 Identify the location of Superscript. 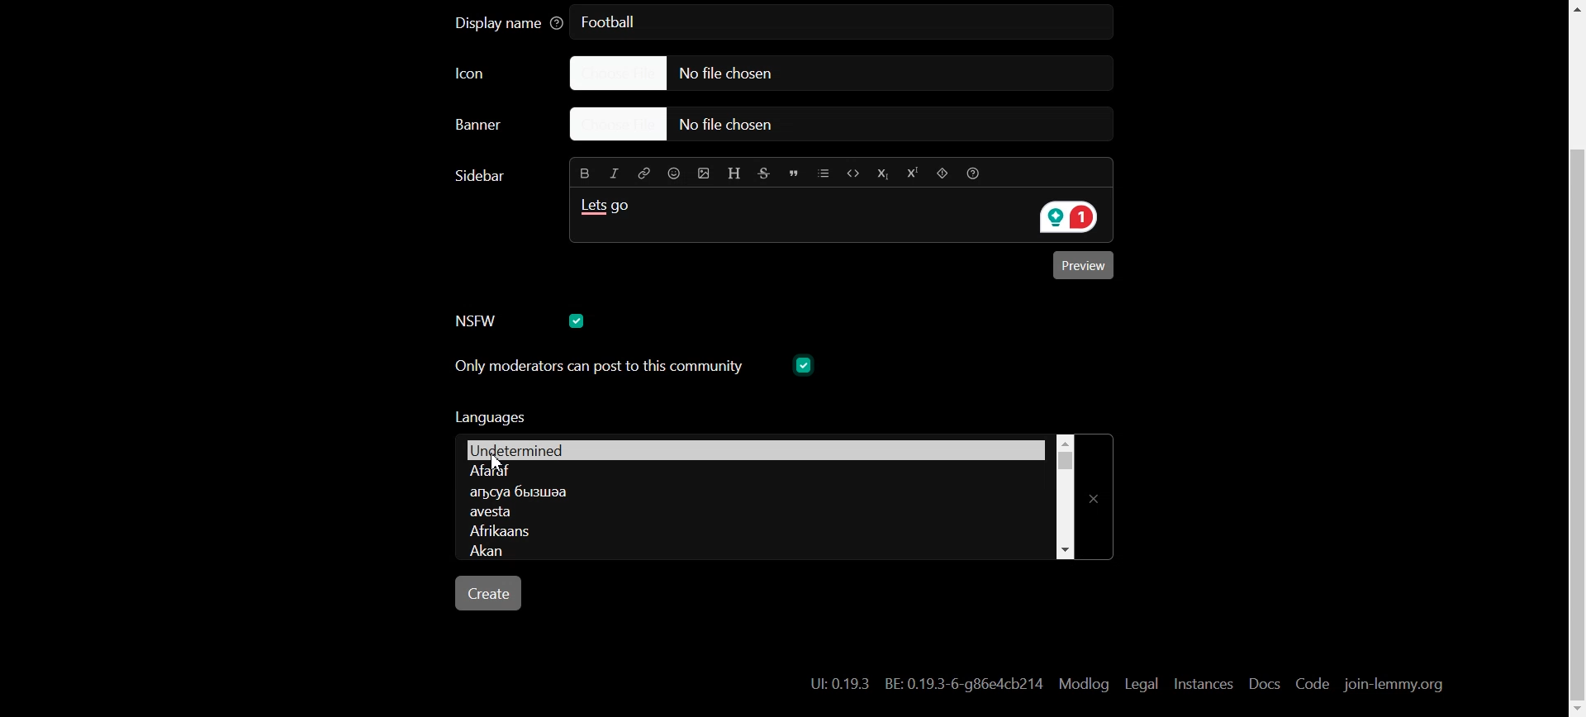
(911, 174).